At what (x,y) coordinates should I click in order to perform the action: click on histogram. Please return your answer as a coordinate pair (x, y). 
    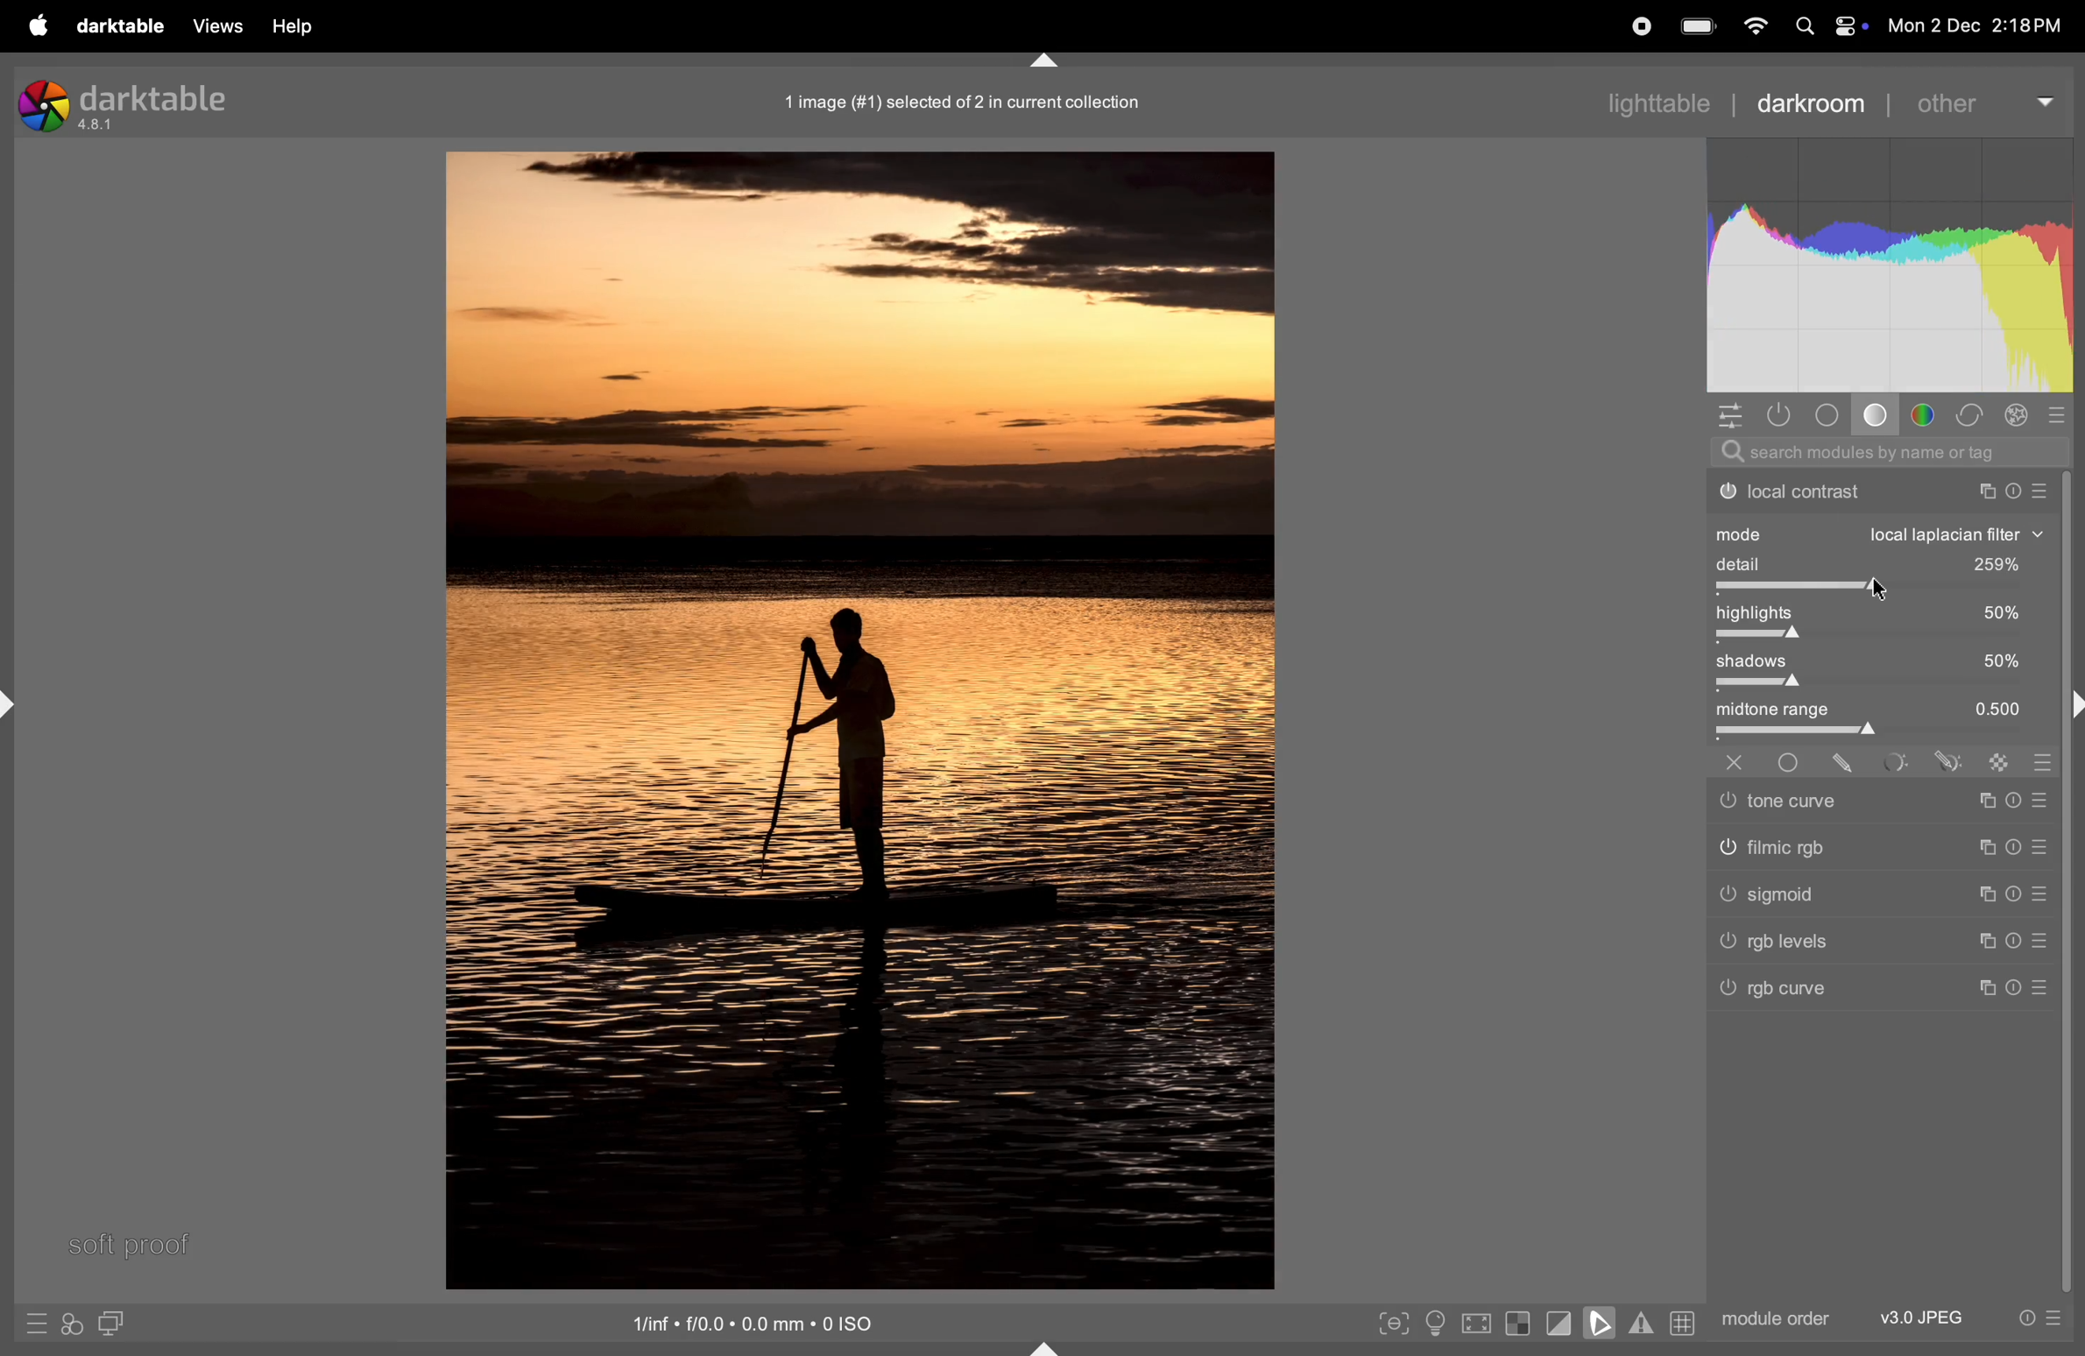
    Looking at the image, I should click on (1887, 263).